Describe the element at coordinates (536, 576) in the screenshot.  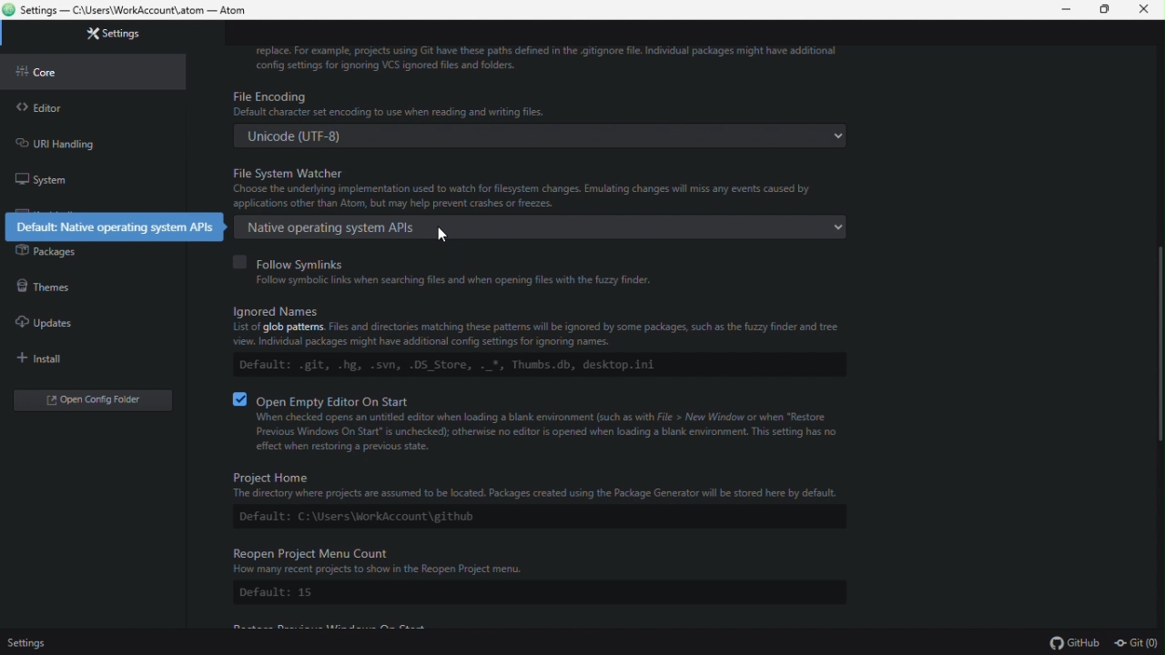
I see `ReOpen project menu count` at that location.